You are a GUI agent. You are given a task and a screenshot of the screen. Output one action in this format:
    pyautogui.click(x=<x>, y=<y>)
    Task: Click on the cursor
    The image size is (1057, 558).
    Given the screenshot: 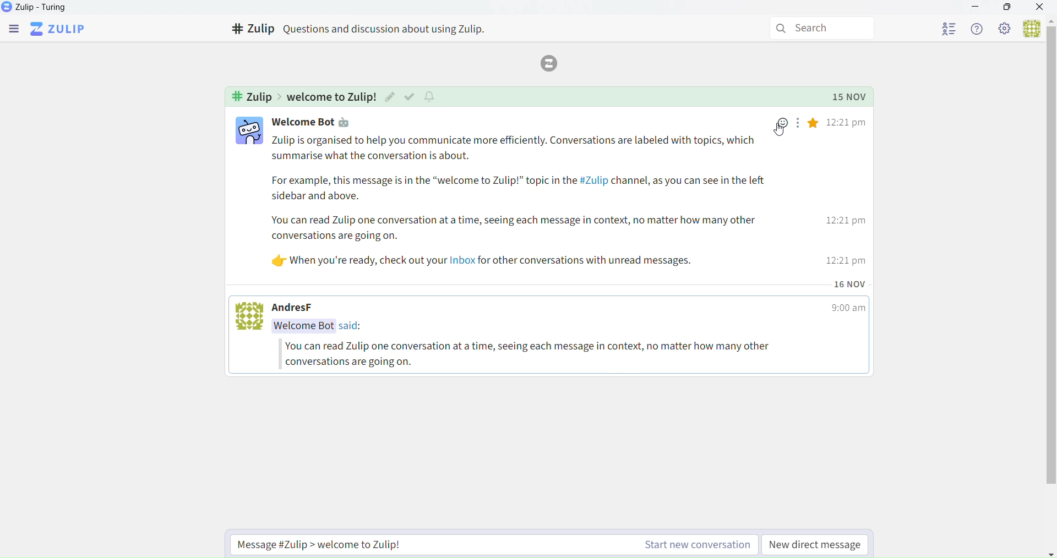 What is the action you would take?
    pyautogui.click(x=780, y=131)
    